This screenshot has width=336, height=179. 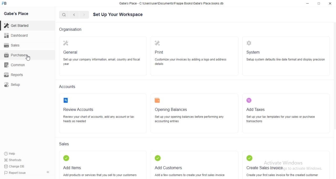 What do you see at coordinates (13, 160) in the screenshot?
I see `Shortcuts` at bounding box center [13, 160].